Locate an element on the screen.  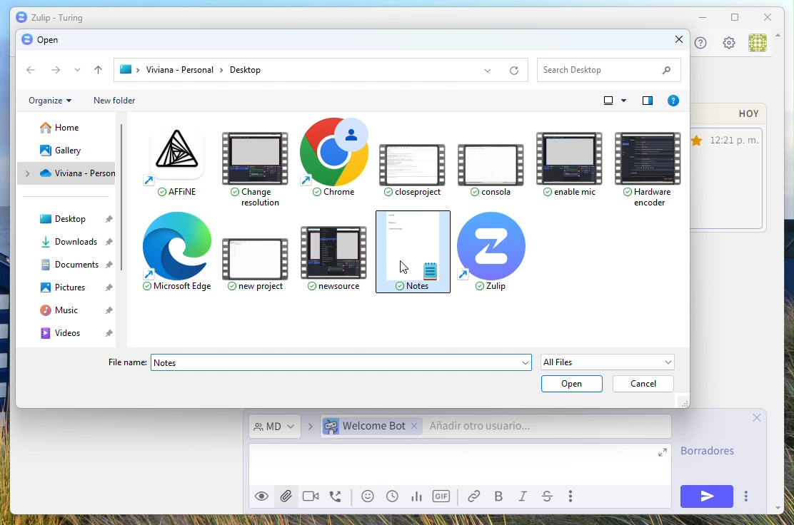
direct messages is located at coordinates (275, 427).